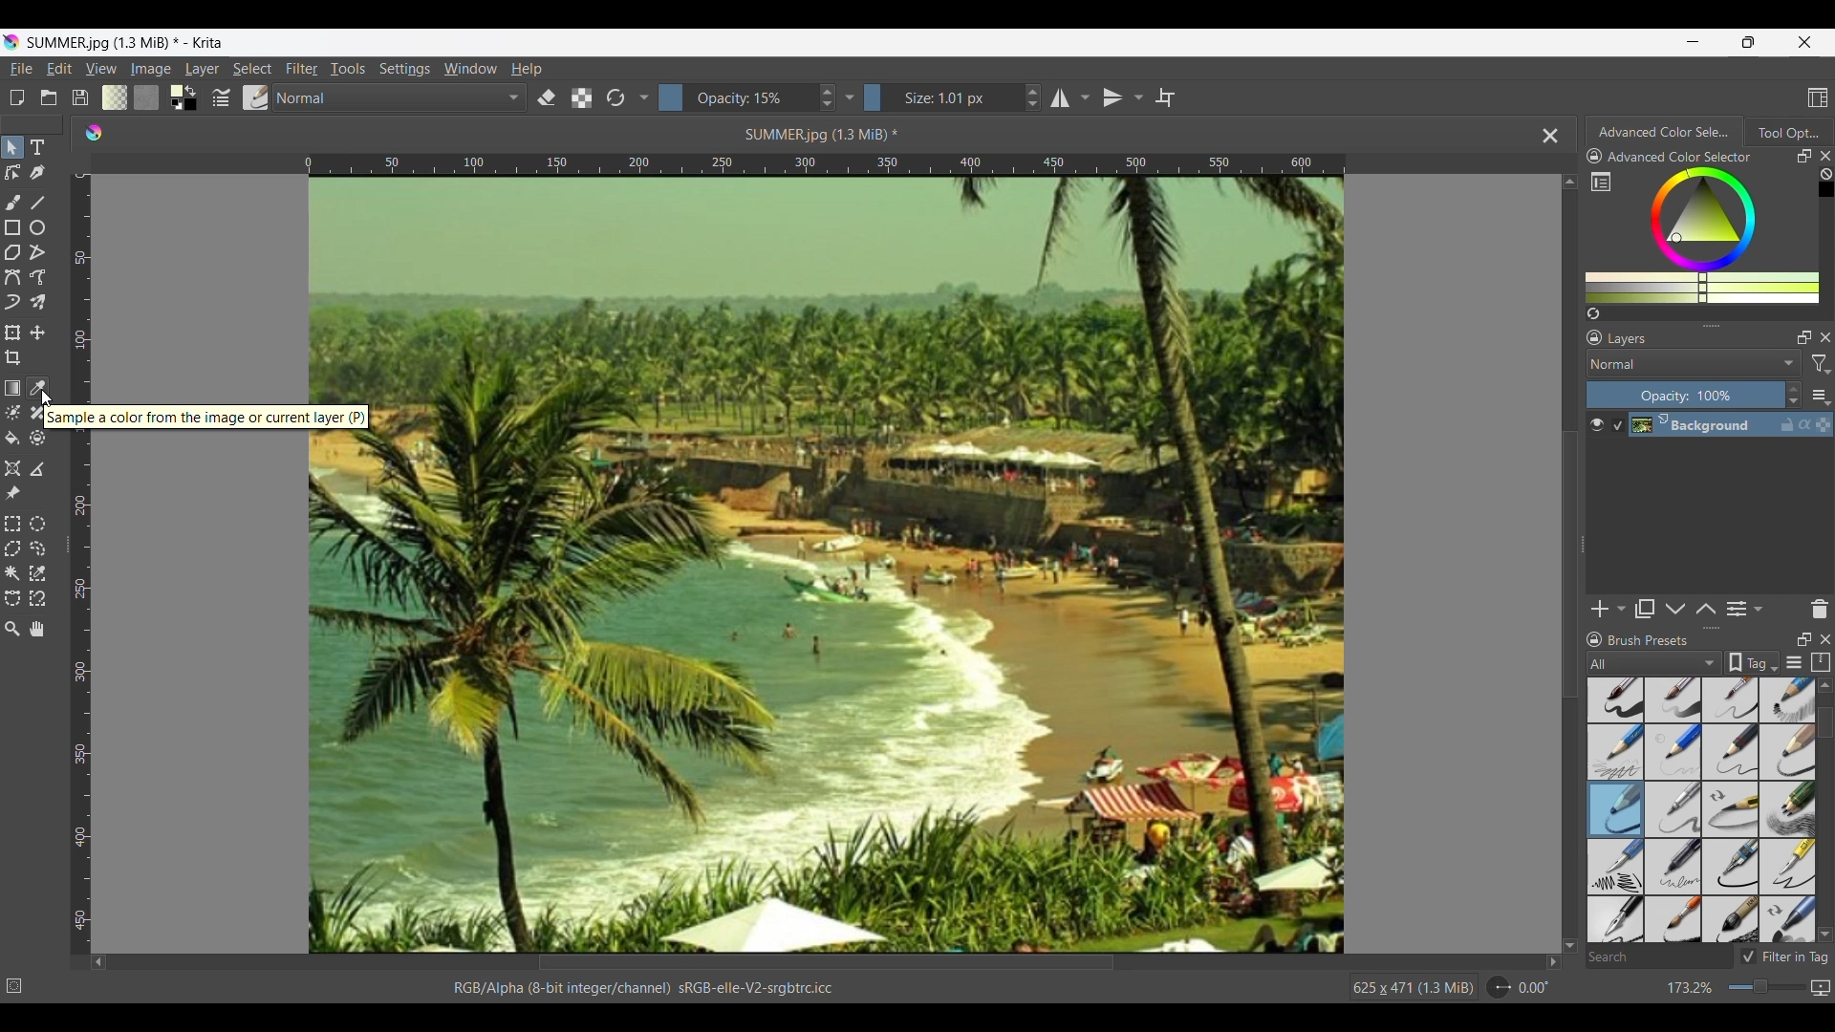 The image size is (1835, 1032). What do you see at coordinates (1701, 810) in the screenshot?
I see `Brush options` at bounding box center [1701, 810].